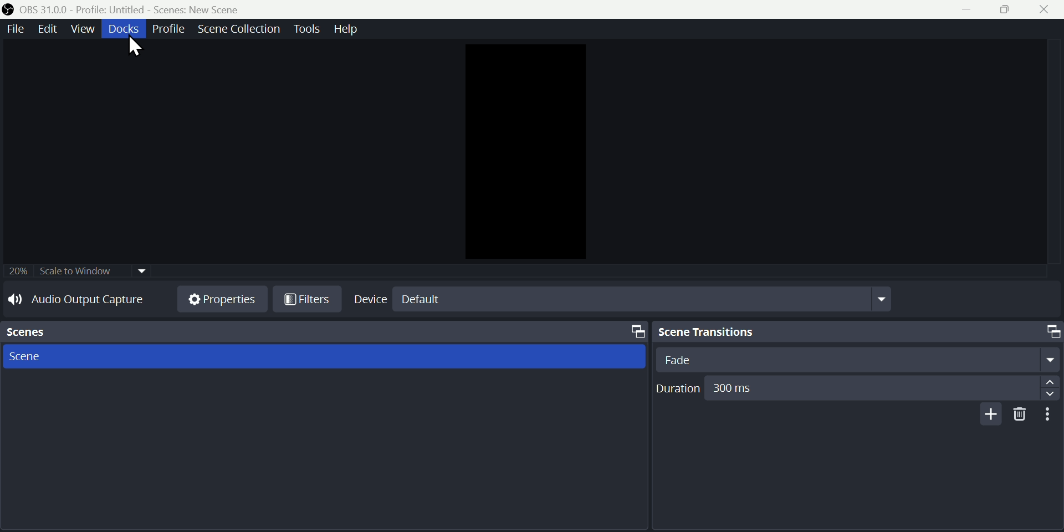  Describe the element at coordinates (860, 332) in the screenshot. I see `Scene Transitions` at that location.